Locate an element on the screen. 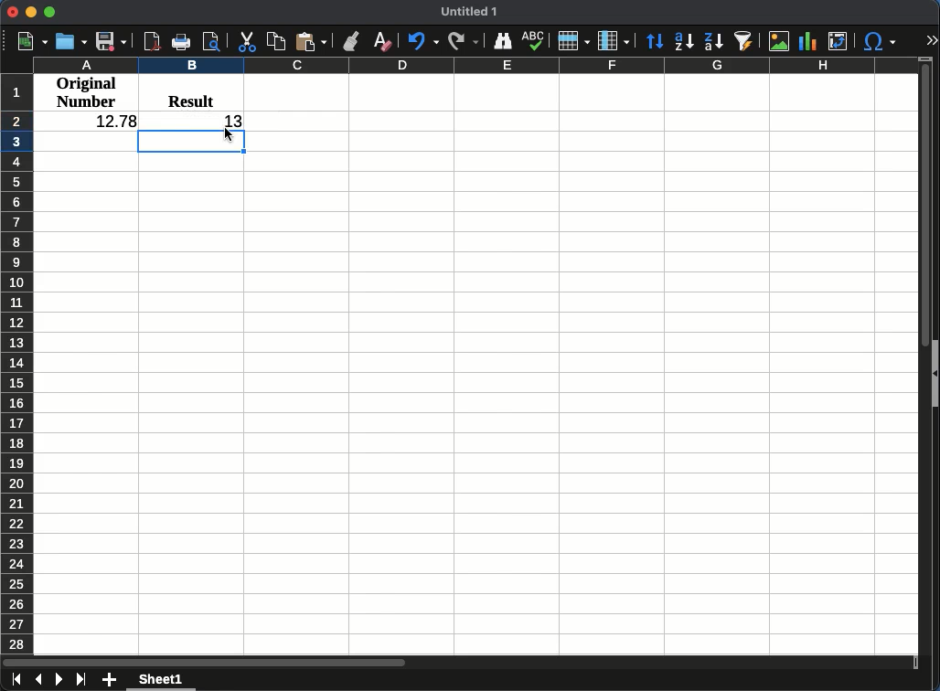  scroll is located at coordinates (920, 354).